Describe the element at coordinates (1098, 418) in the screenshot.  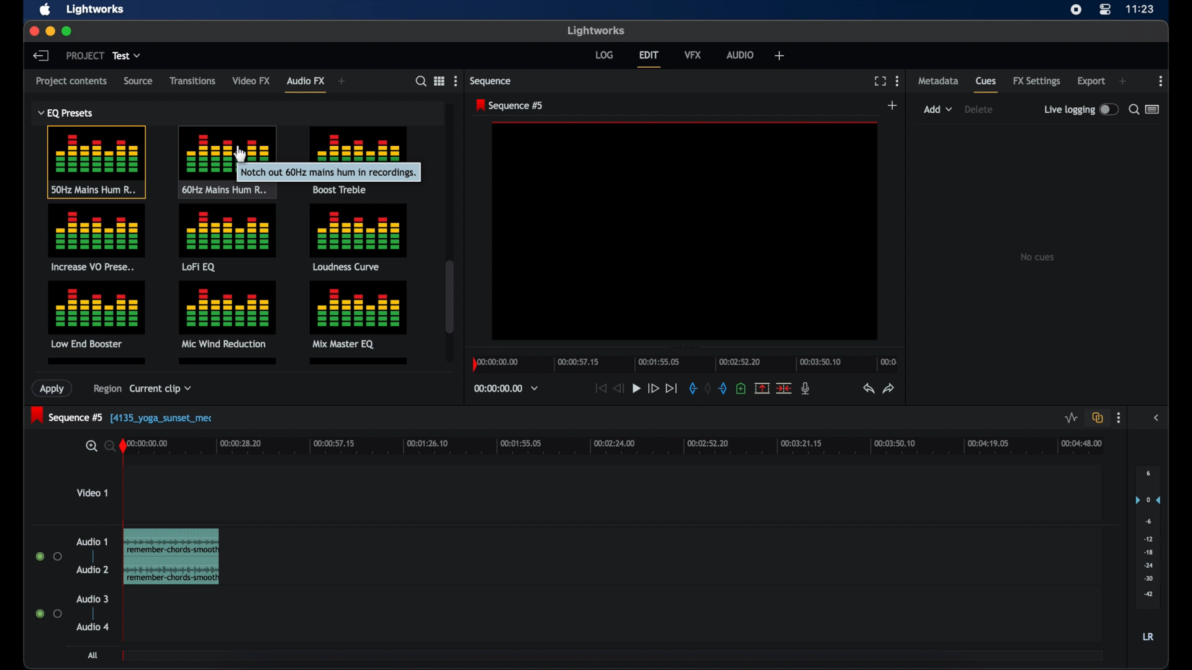
I see `toggle auto track sync` at that location.